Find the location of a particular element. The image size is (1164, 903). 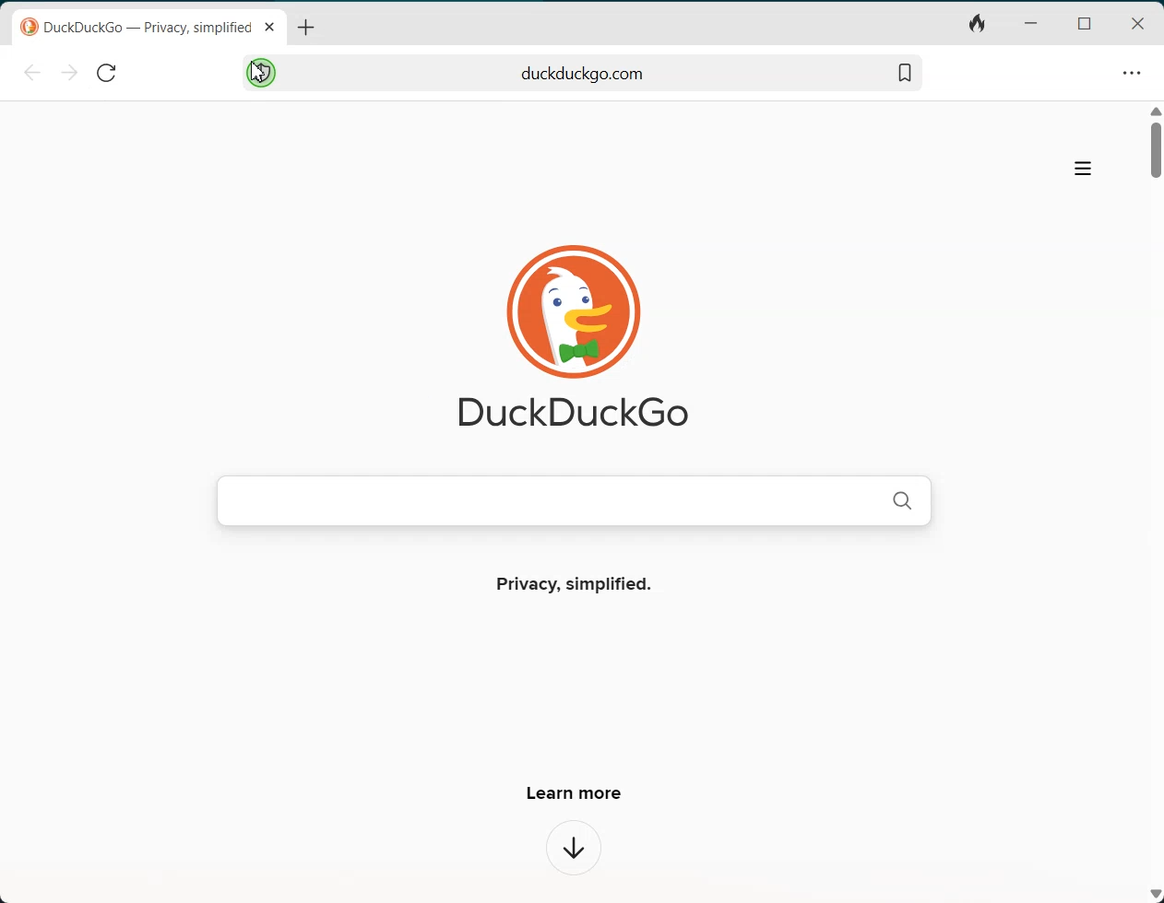

Close tab and clear data is located at coordinates (976, 26).